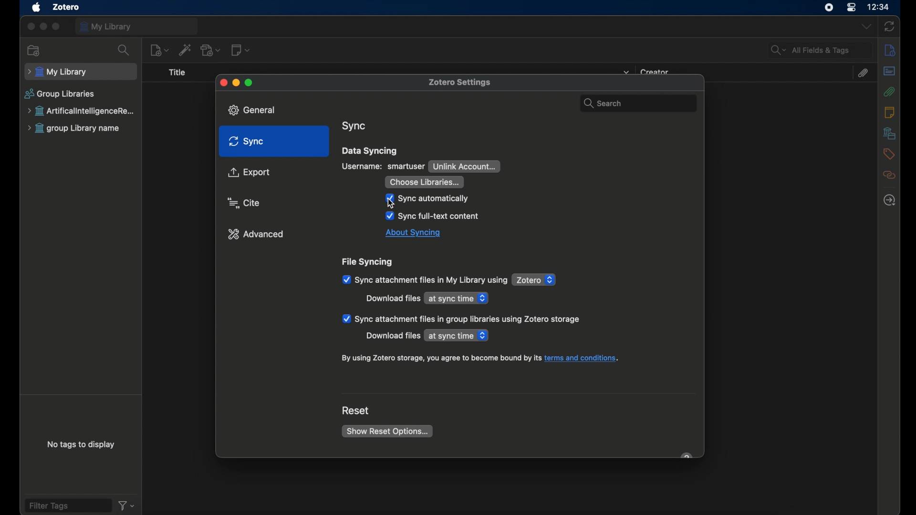 The width and height of the screenshot is (916, 515). What do you see at coordinates (424, 182) in the screenshot?
I see `choose libraries` at bounding box center [424, 182].